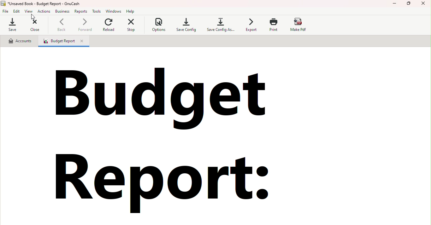  What do you see at coordinates (395, 5) in the screenshot?
I see `Minimize` at bounding box center [395, 5].